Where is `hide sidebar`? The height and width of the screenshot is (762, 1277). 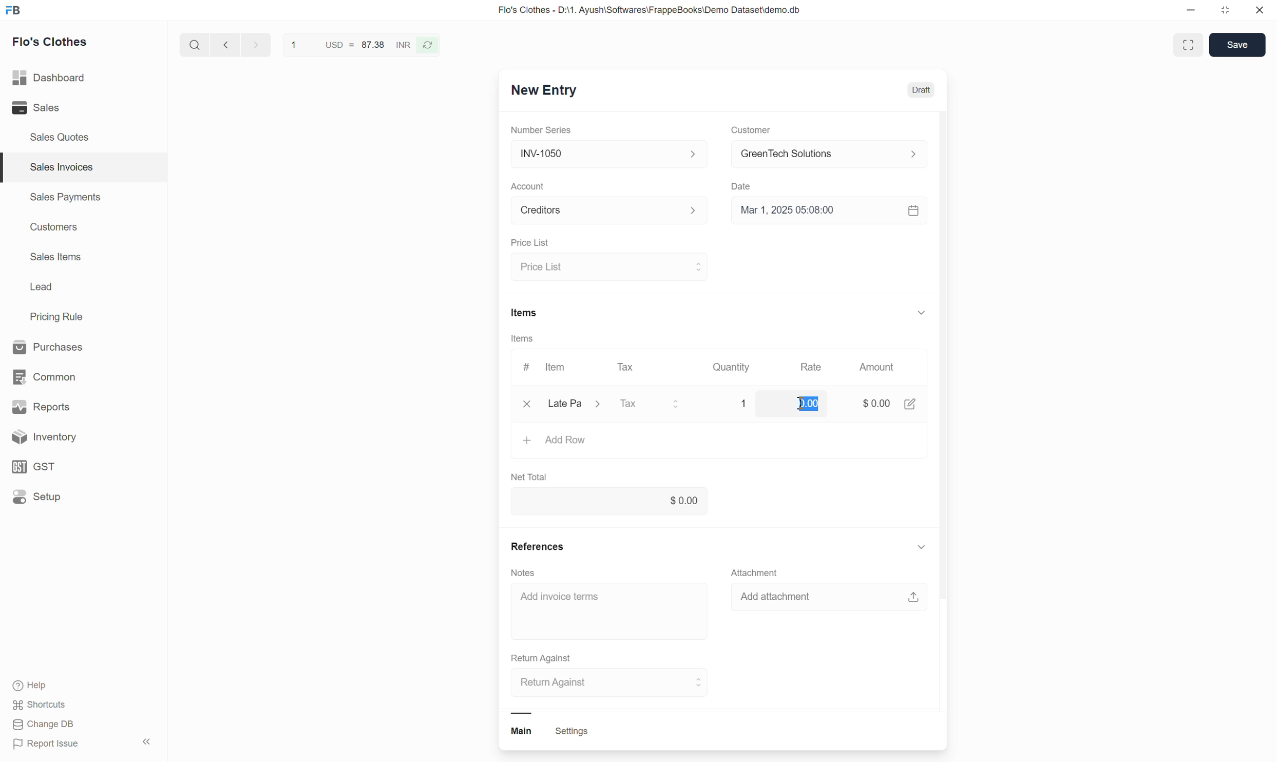
hide sidebar is located at coordinates (148, 742).